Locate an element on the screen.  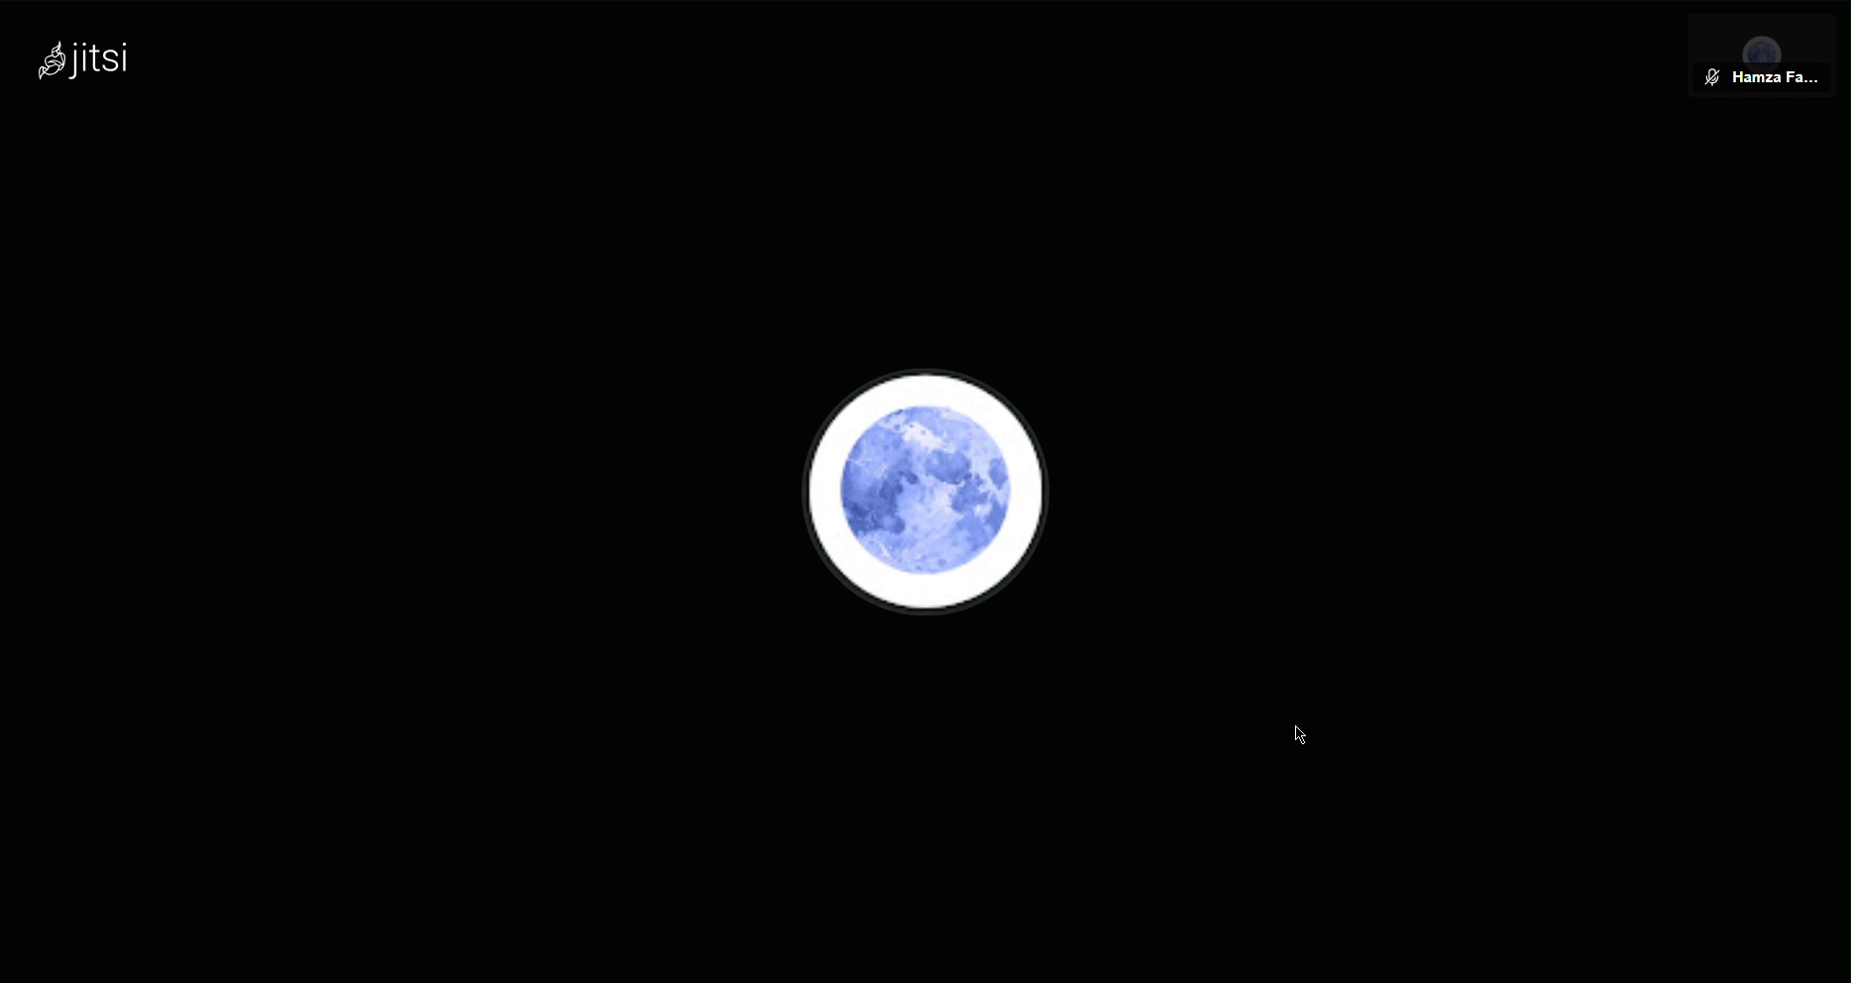
Cursor is located at coordinates (1304, 736).